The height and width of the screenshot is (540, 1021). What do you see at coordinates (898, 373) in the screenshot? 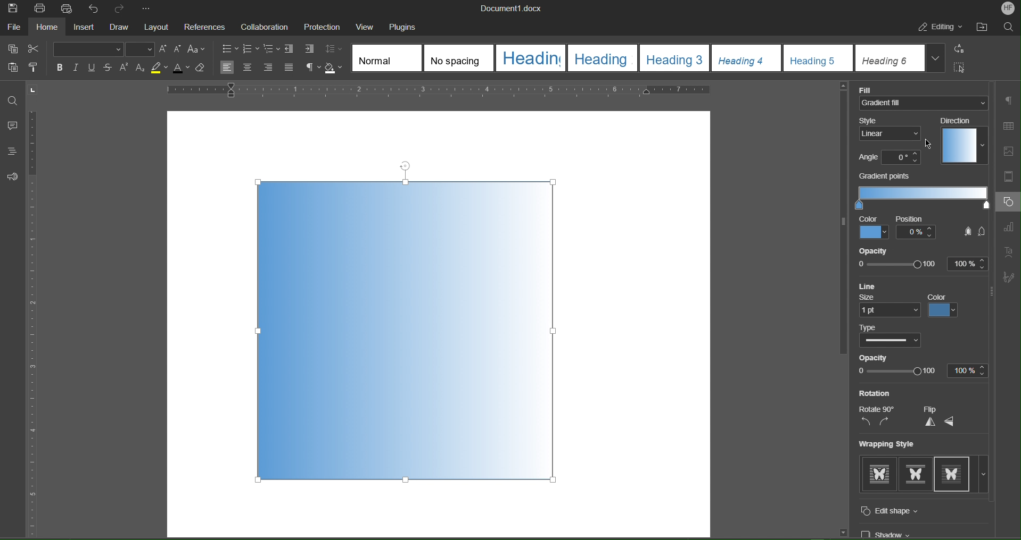
I see `0- 100` at bounding box center [898, 373].